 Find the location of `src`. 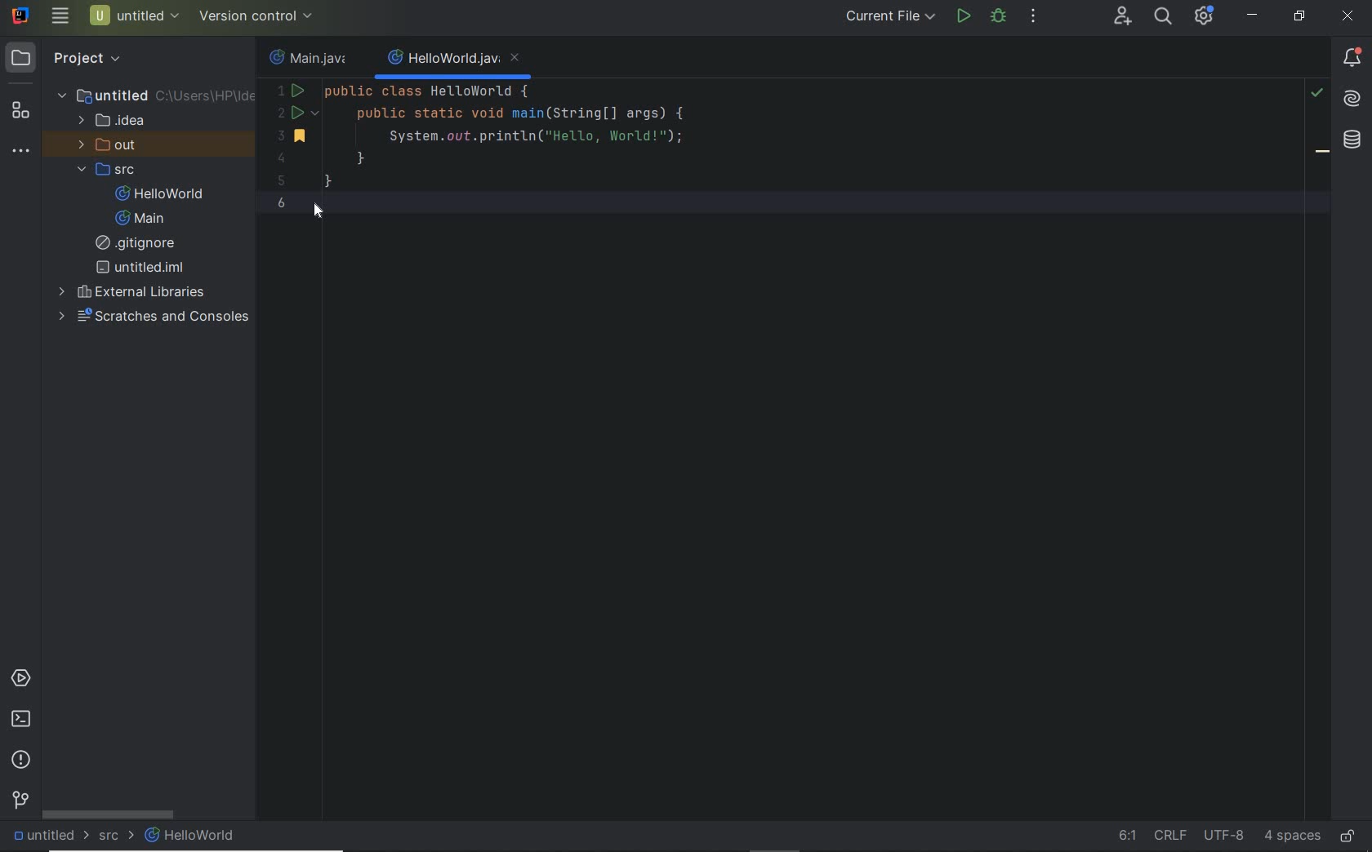

src is located at coordinates (109, 169).